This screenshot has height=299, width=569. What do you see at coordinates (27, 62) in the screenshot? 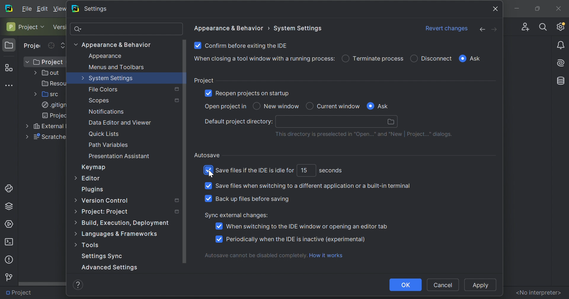
I see `Drop Down` at bounding box center [27, 62].